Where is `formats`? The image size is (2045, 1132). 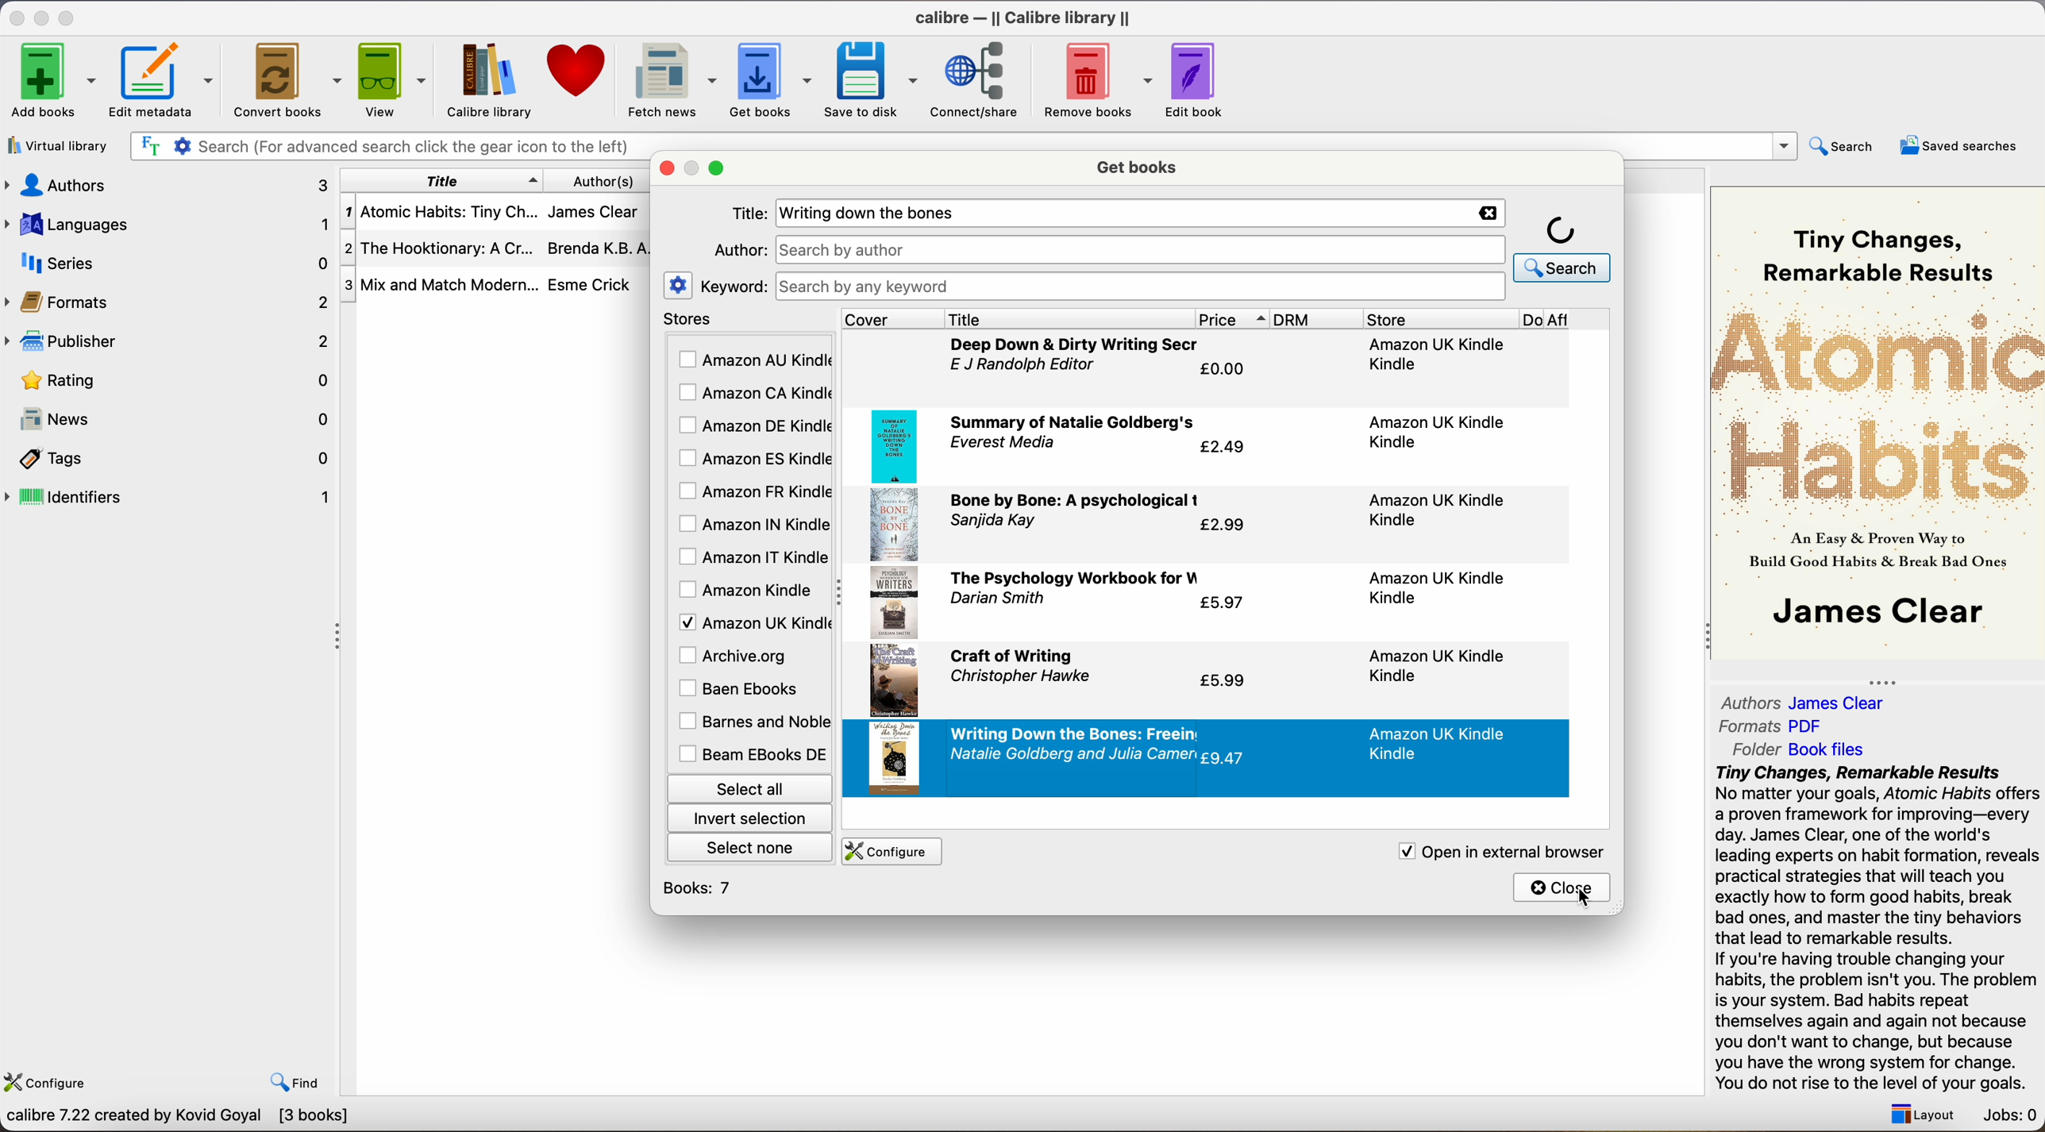
formats is located at coordinates (169, 302).